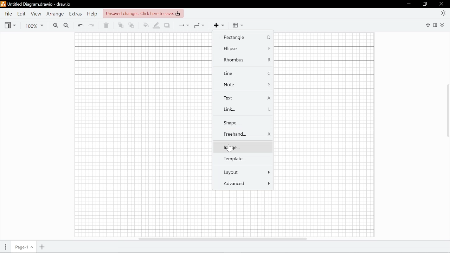  Describe the element at coordinates (199, 26) in the screenshot. I see `Waypoints` at that location.